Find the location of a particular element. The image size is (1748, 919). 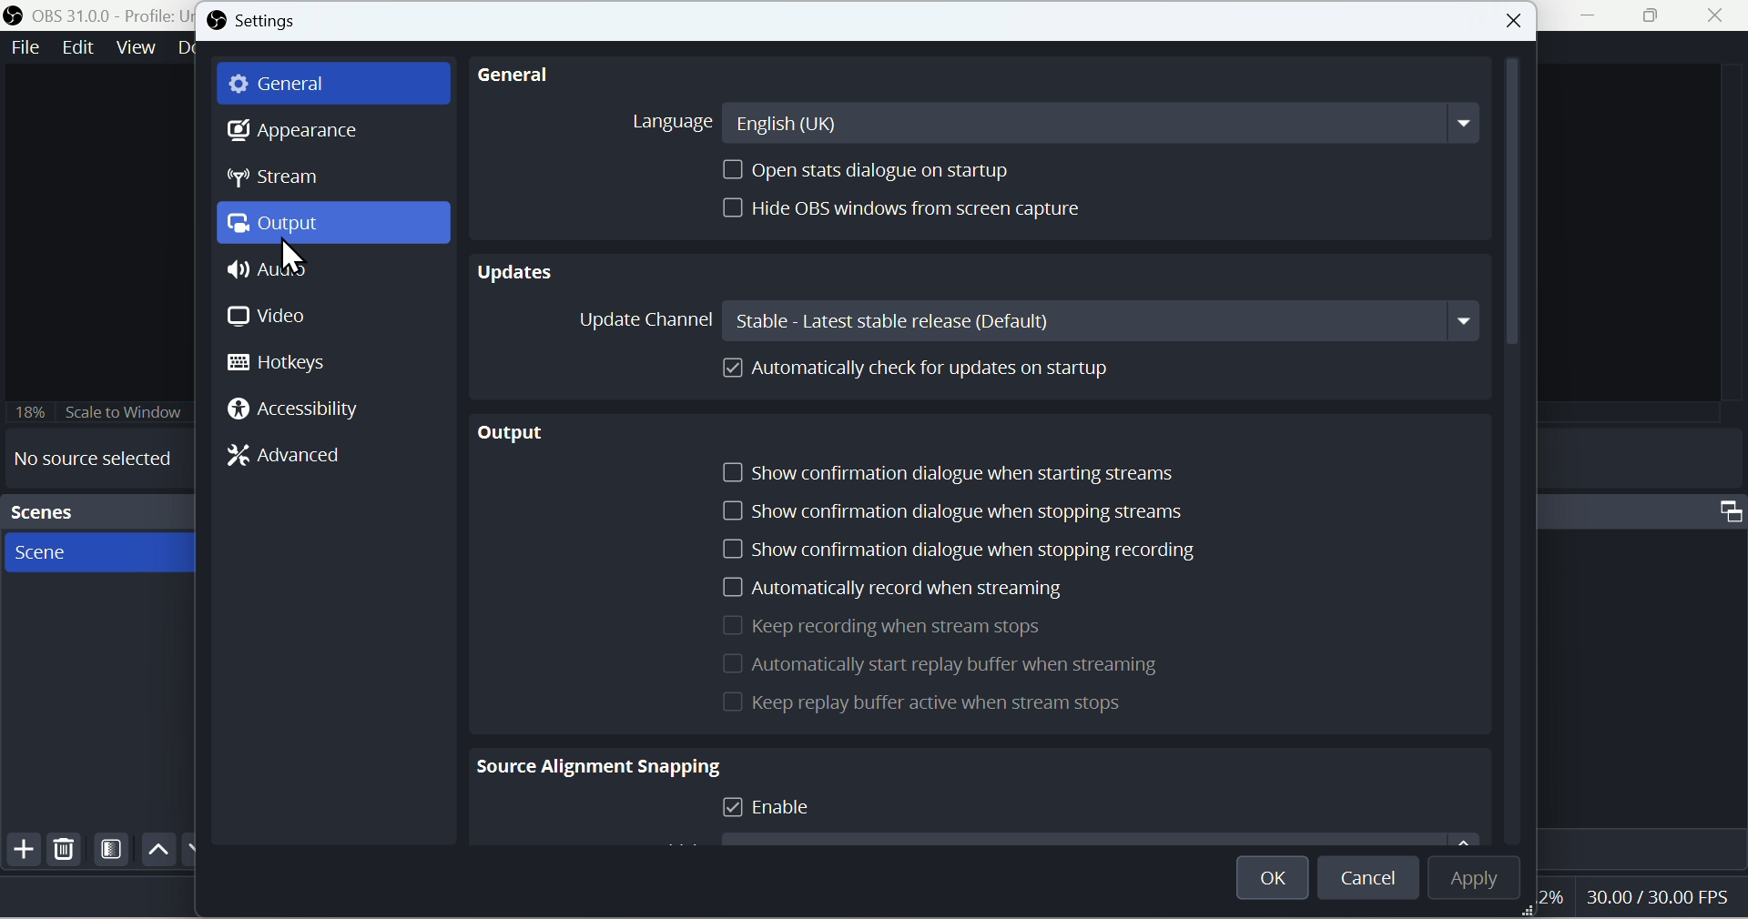

Keep replay buffer active when stream stops is located at coordinates (919, 702).